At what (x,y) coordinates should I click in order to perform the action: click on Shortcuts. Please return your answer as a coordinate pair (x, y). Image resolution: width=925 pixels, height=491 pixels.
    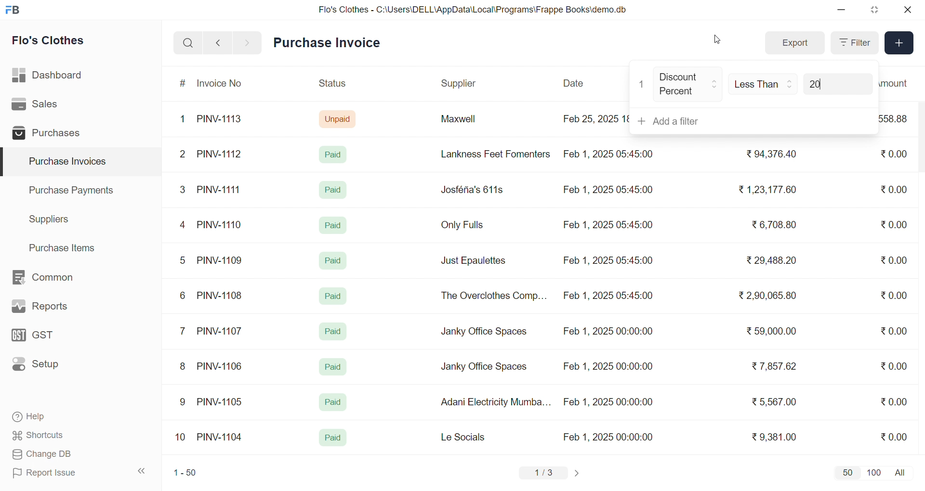
    Looking at the image, I should click on (61, 436).